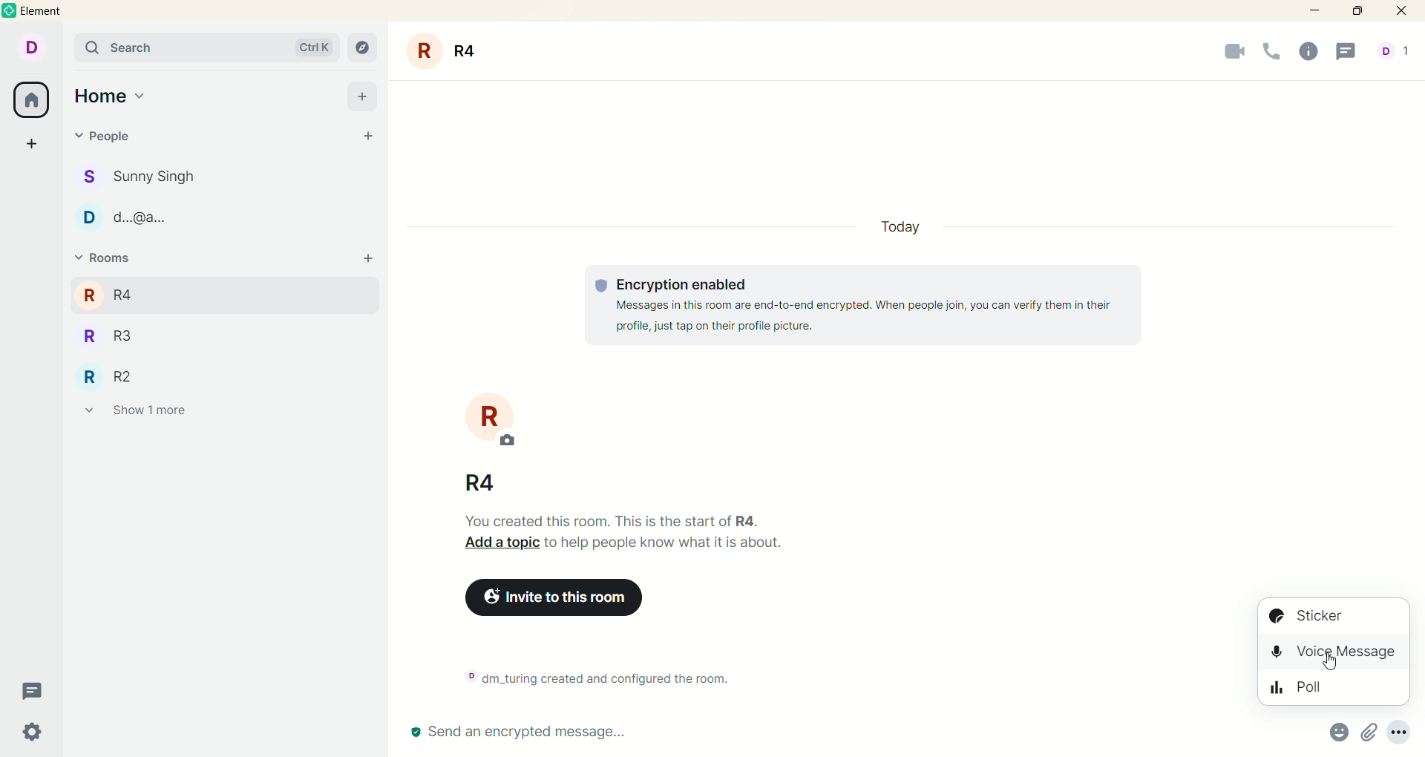 This screenshot has height=757, width=1425. Describe the element at coordinates (125, 376) in the screenshot. I see `R2` at that location.